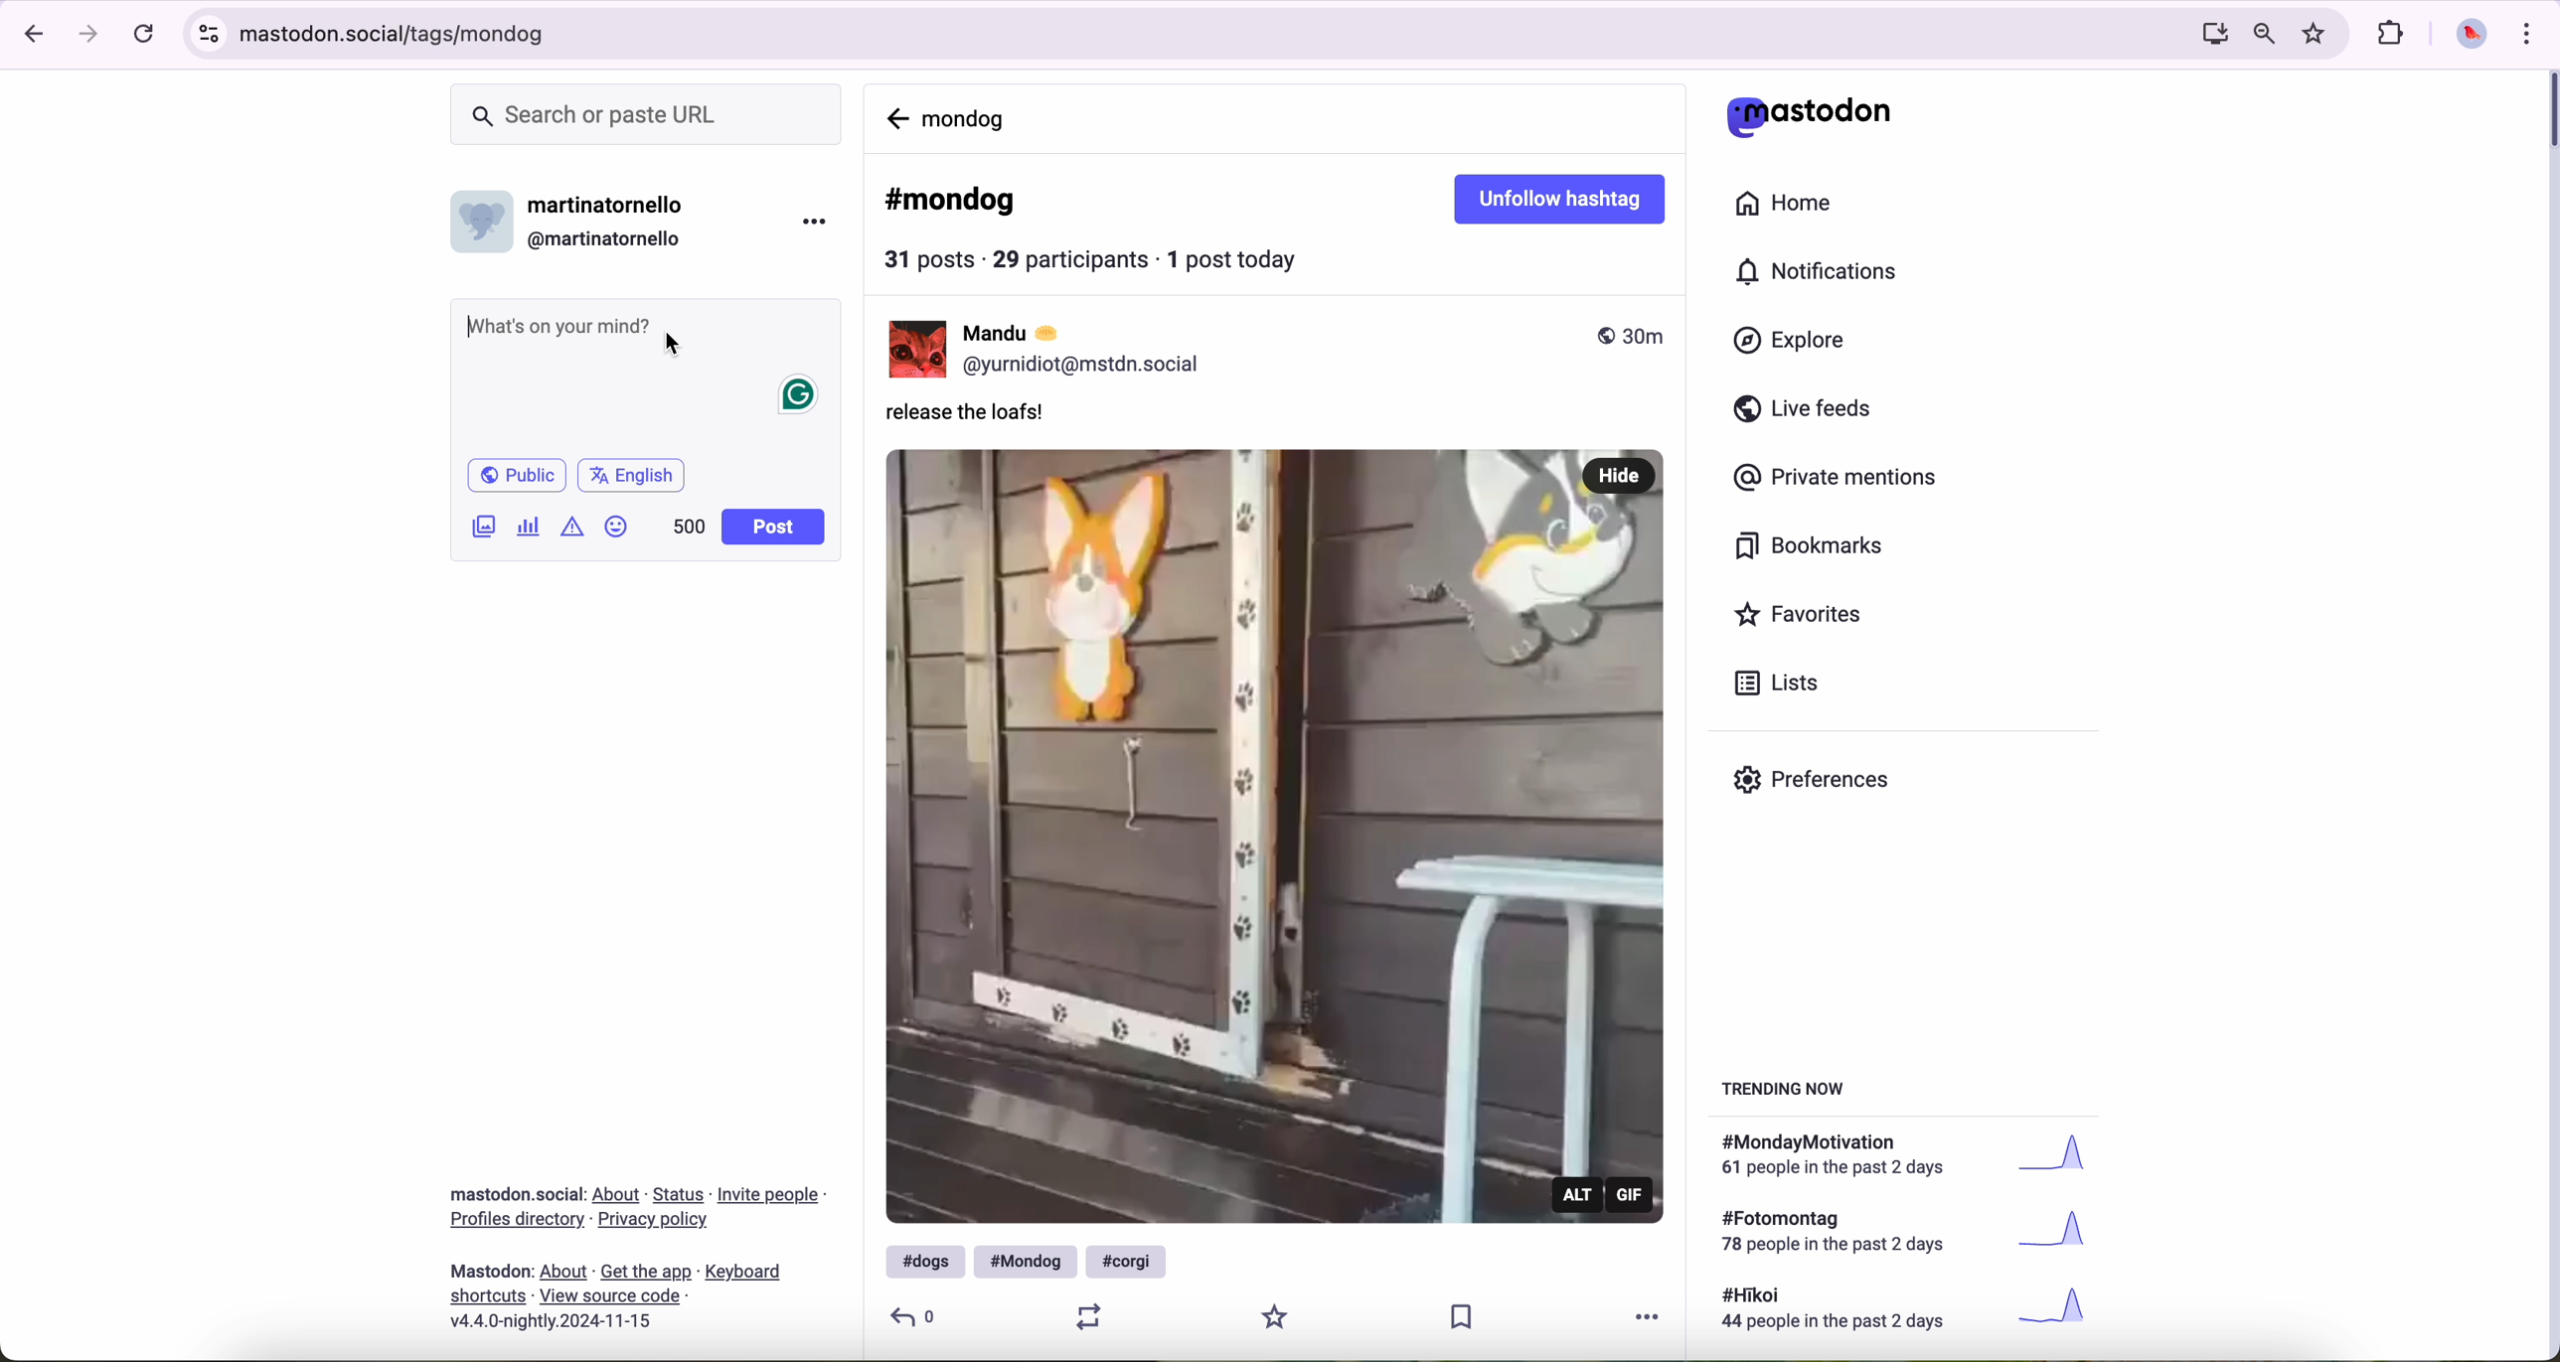 Image resolution: width=2560 pixels, height=1362 pixels. What do you see at coordinates (2061, 1308) in the screenshot?
I see `graph` at bounding box center [2061, 1308].